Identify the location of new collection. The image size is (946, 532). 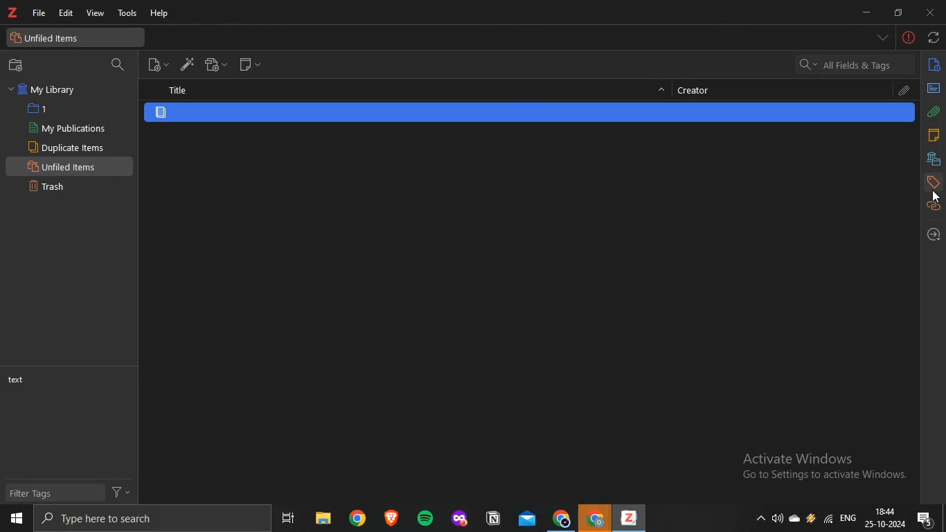
(20, 64).